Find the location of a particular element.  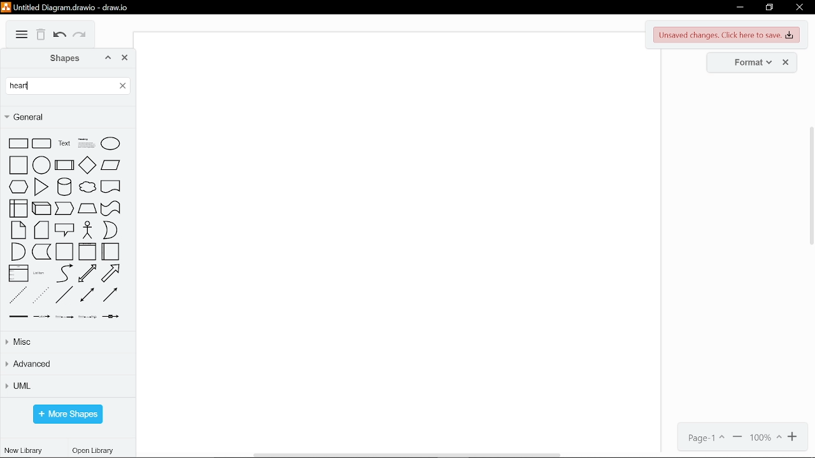

callout is located at coordinates (64, 231).